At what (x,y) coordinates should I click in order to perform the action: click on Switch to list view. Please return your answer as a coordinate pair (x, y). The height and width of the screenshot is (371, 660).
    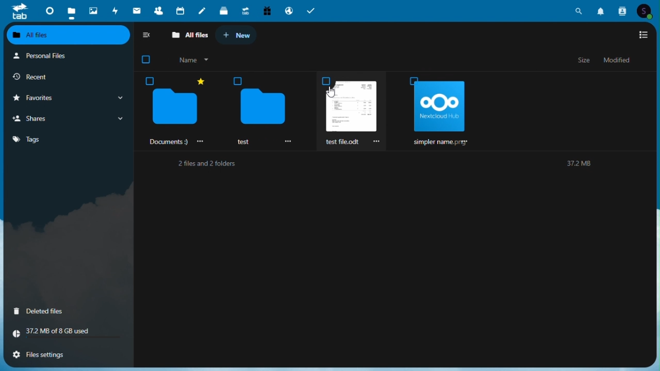
    Looking at the image, I should click on (641, 35).